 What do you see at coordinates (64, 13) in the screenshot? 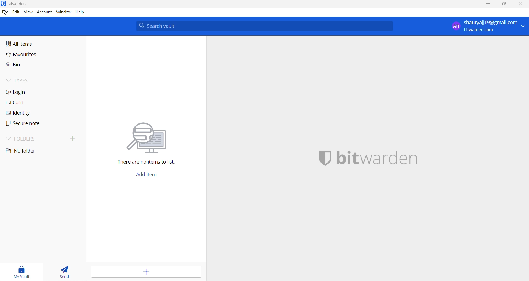
I see `window` at bounding box center [64, 13].